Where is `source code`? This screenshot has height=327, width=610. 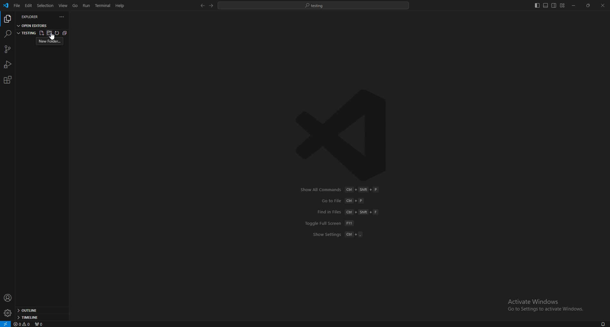 source code is located at coordinates (7, 50).